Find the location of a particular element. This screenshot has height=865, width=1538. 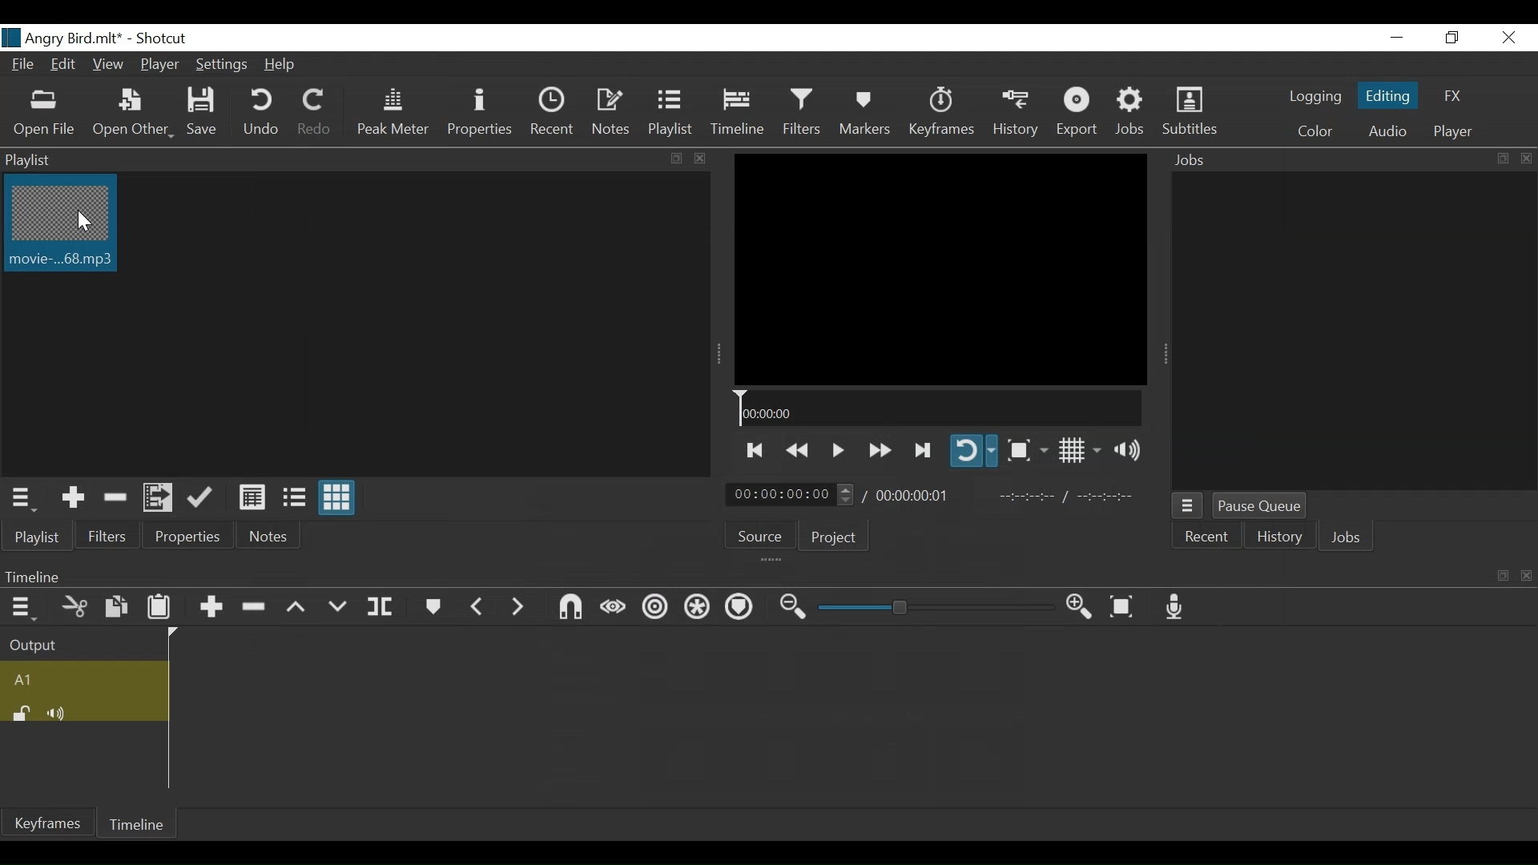

Timeline is located at coordinates (738, 112).